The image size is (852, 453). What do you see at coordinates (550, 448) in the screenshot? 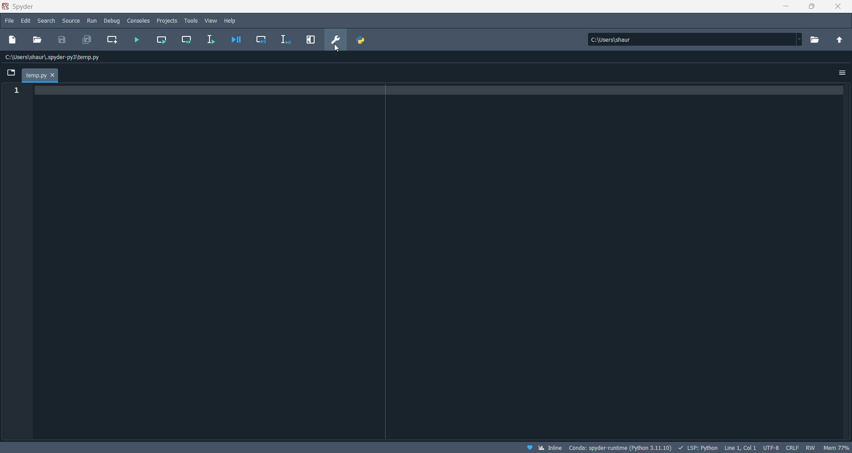
I see `inline` at bounding box center [550, 448].